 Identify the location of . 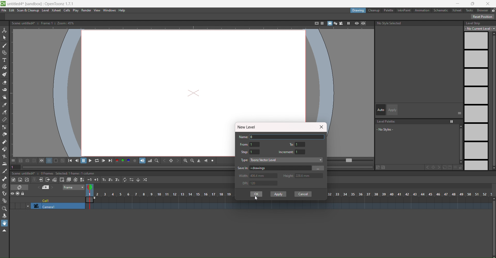
(206, 161).